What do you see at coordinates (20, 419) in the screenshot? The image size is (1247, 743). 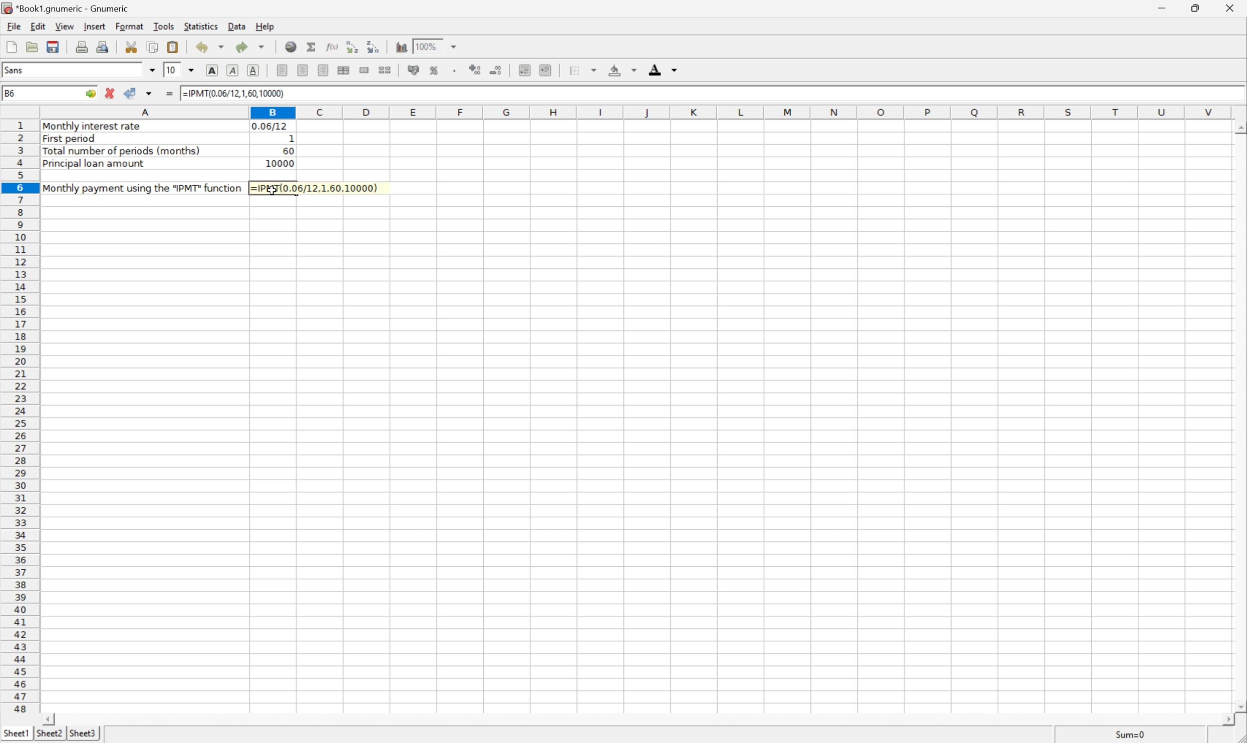 I see `Row Numbers` at bounding box center [20, 419].